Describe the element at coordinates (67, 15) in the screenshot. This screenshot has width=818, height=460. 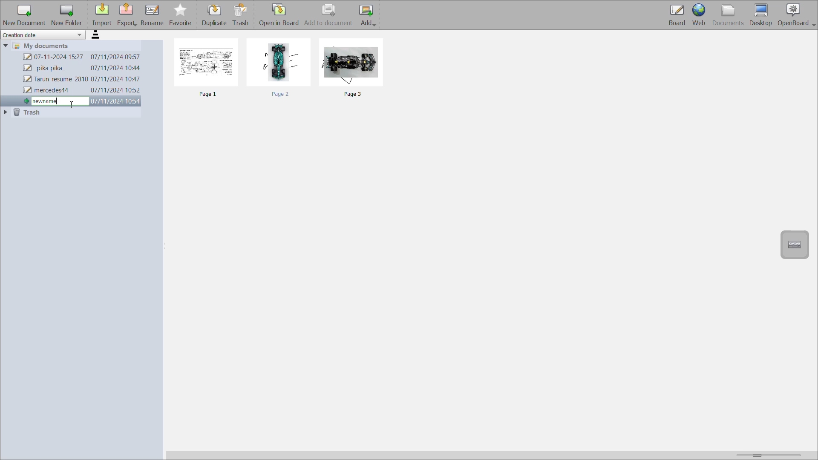
I see `new folder` at that location.